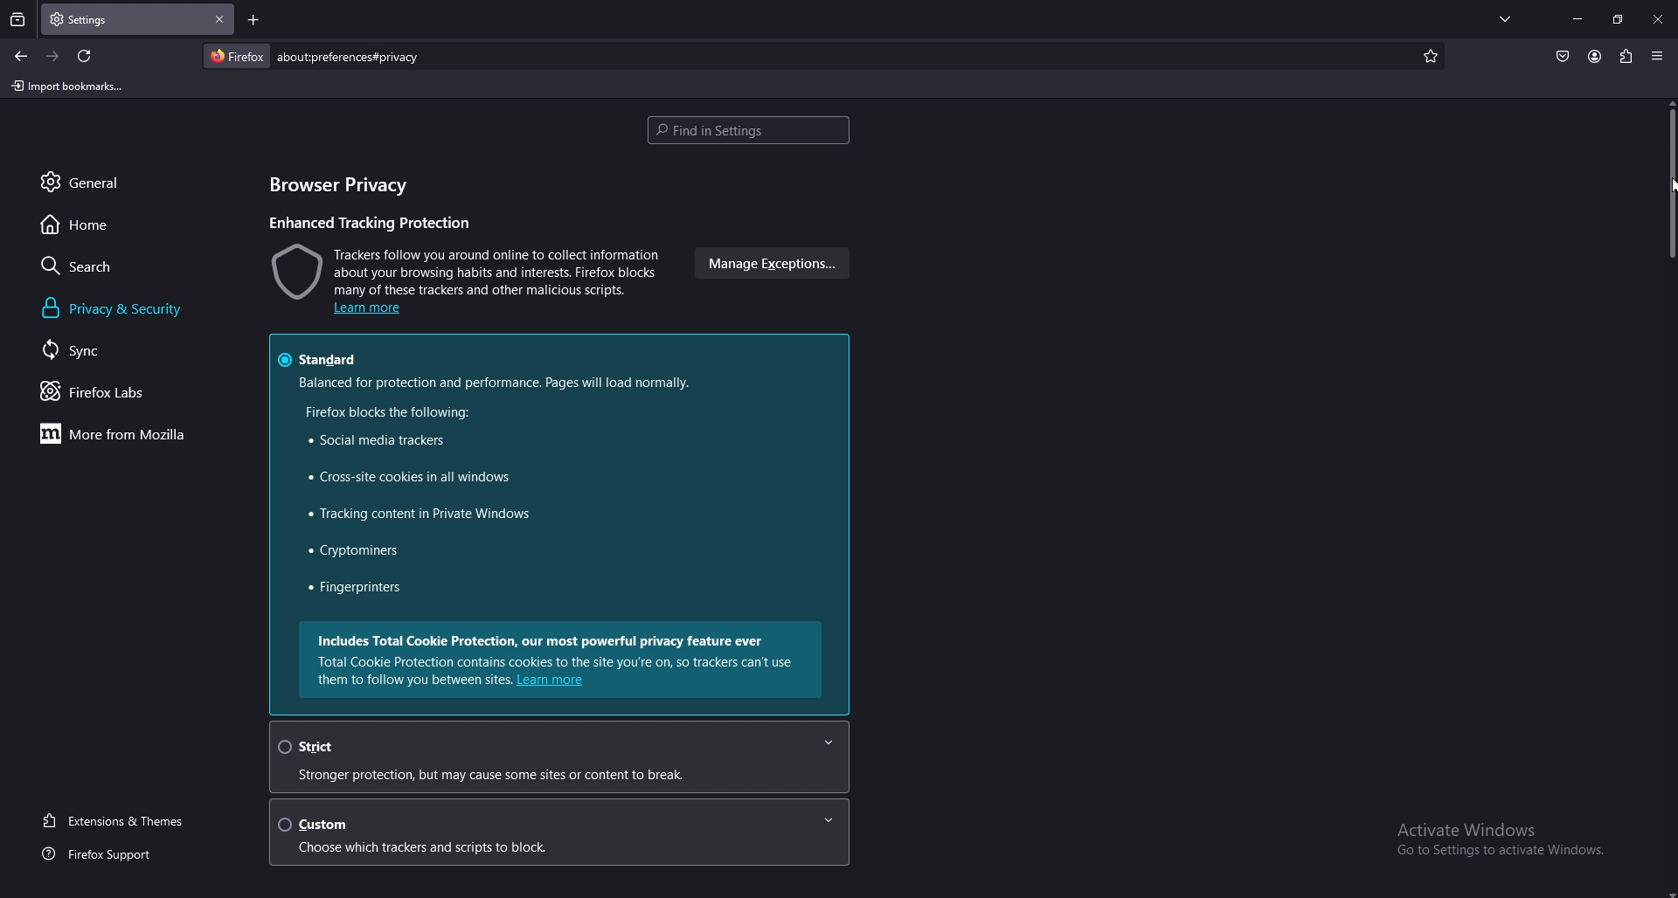 The image size is (1678, 898). Describe the element at coordinates (219, 20) in the screenshot. I see `close tab` at that location.